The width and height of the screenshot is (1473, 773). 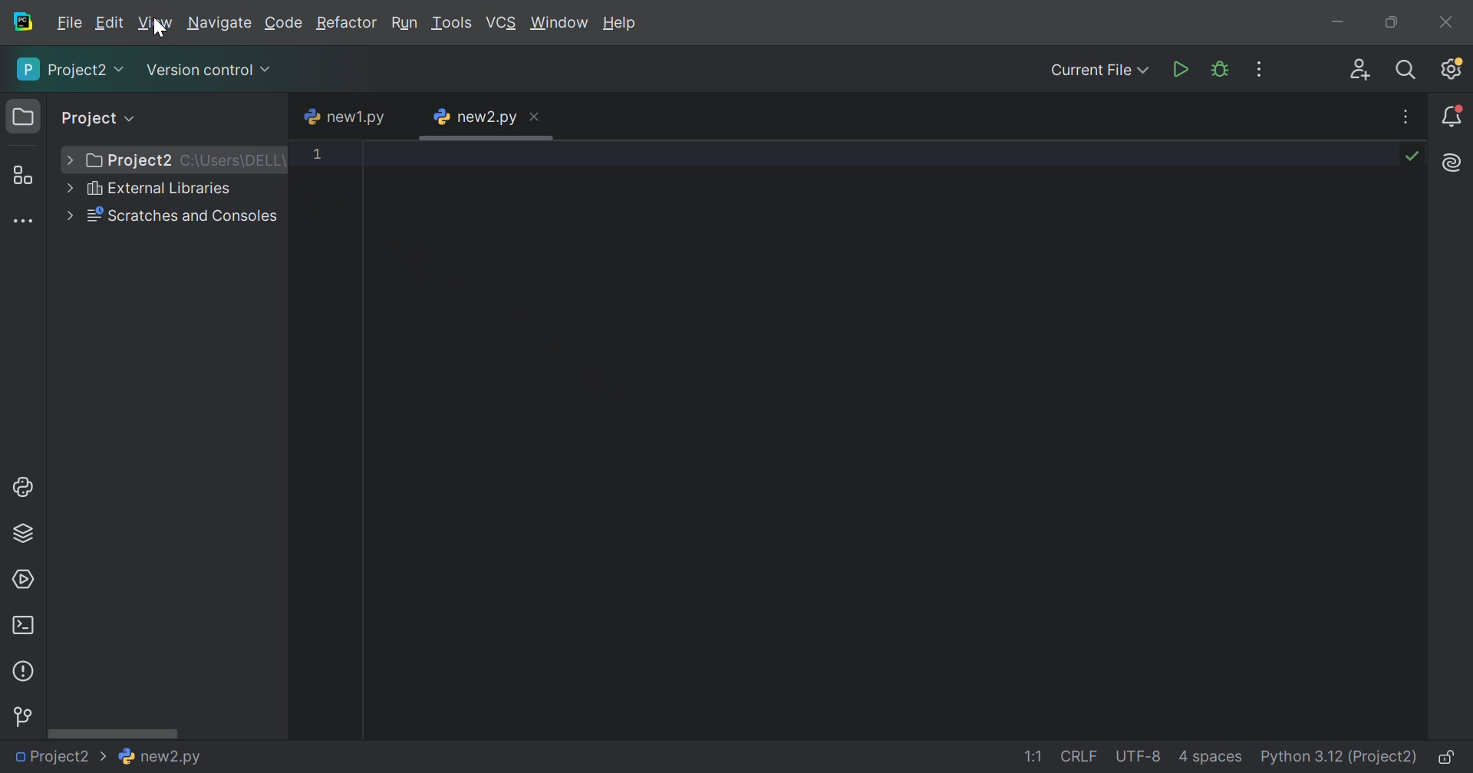 I want to click on File, so click(x=69, y=24).